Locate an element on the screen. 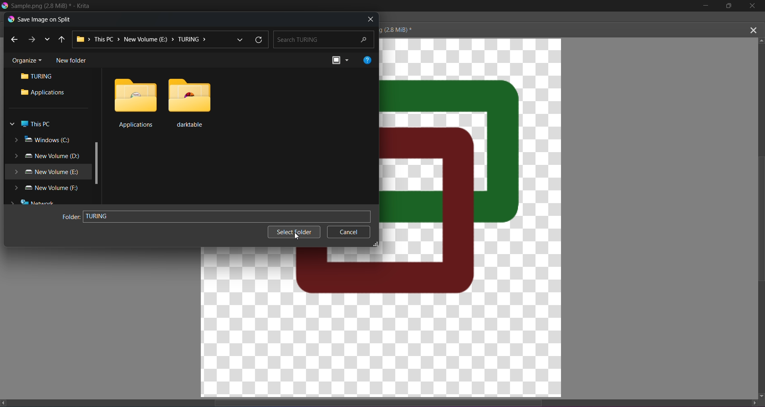  Help is located at coordinates (368, 59).